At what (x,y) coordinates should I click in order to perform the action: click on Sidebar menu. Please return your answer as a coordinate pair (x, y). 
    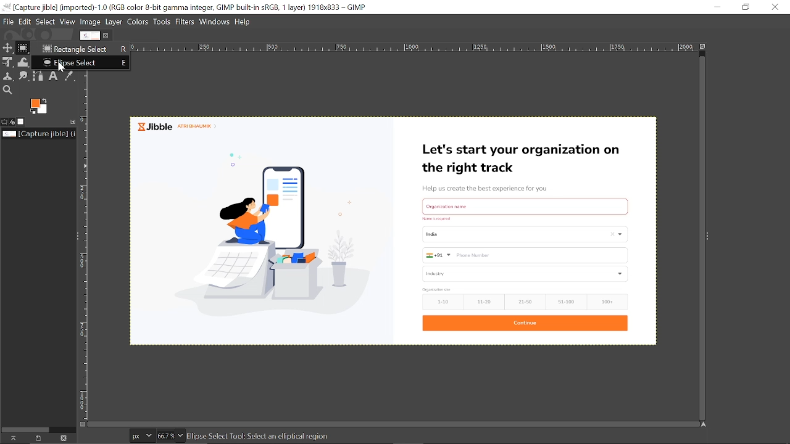
    Looking at the image, I should click on (74, 235).